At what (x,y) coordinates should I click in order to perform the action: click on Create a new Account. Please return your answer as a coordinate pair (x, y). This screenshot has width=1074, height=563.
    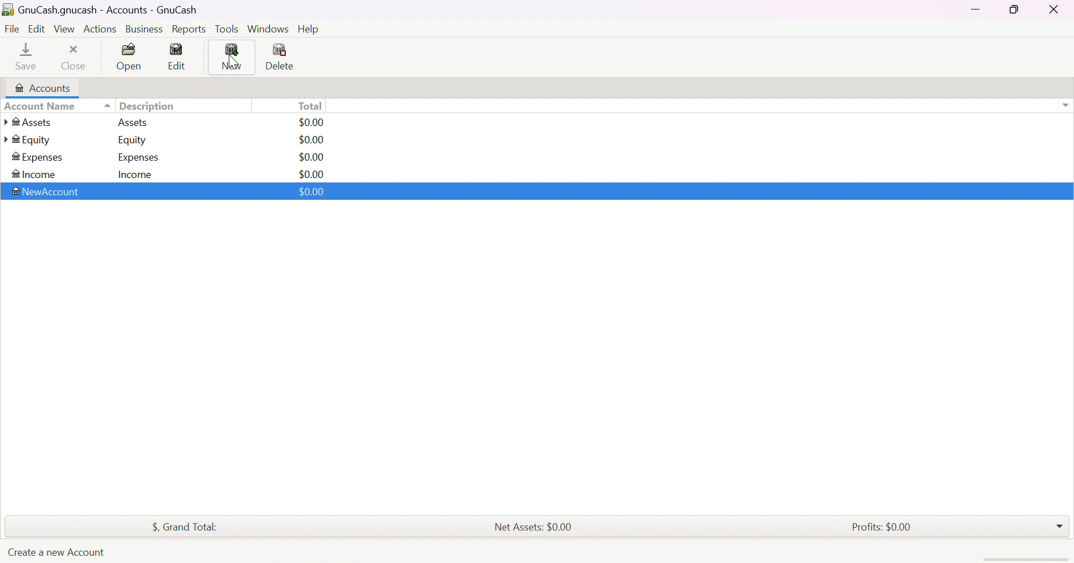
    Looking at the image, I should click on (56, 553).